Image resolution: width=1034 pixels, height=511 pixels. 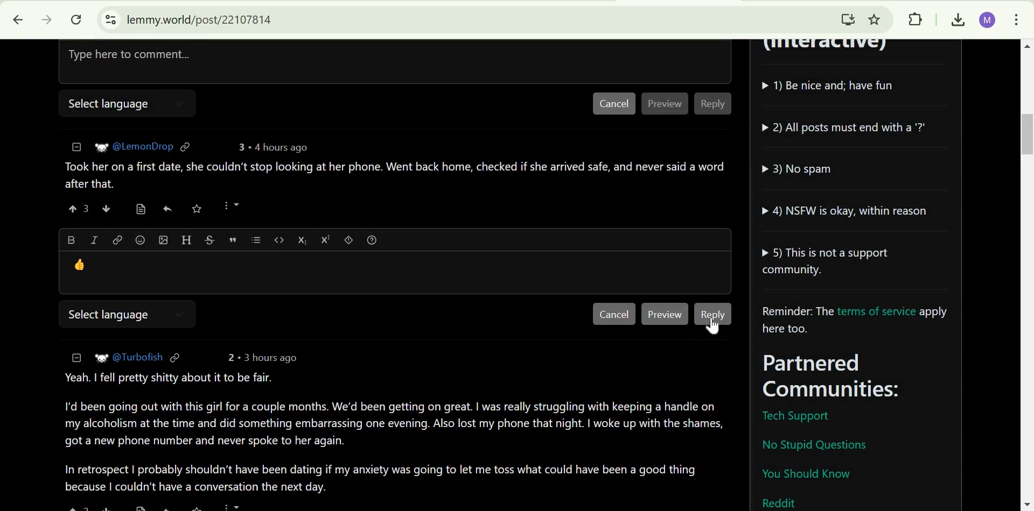 What do you see at coordinates (349, 239) in the screenshot?
I see `spoiler` at bounding box center [349, 239].